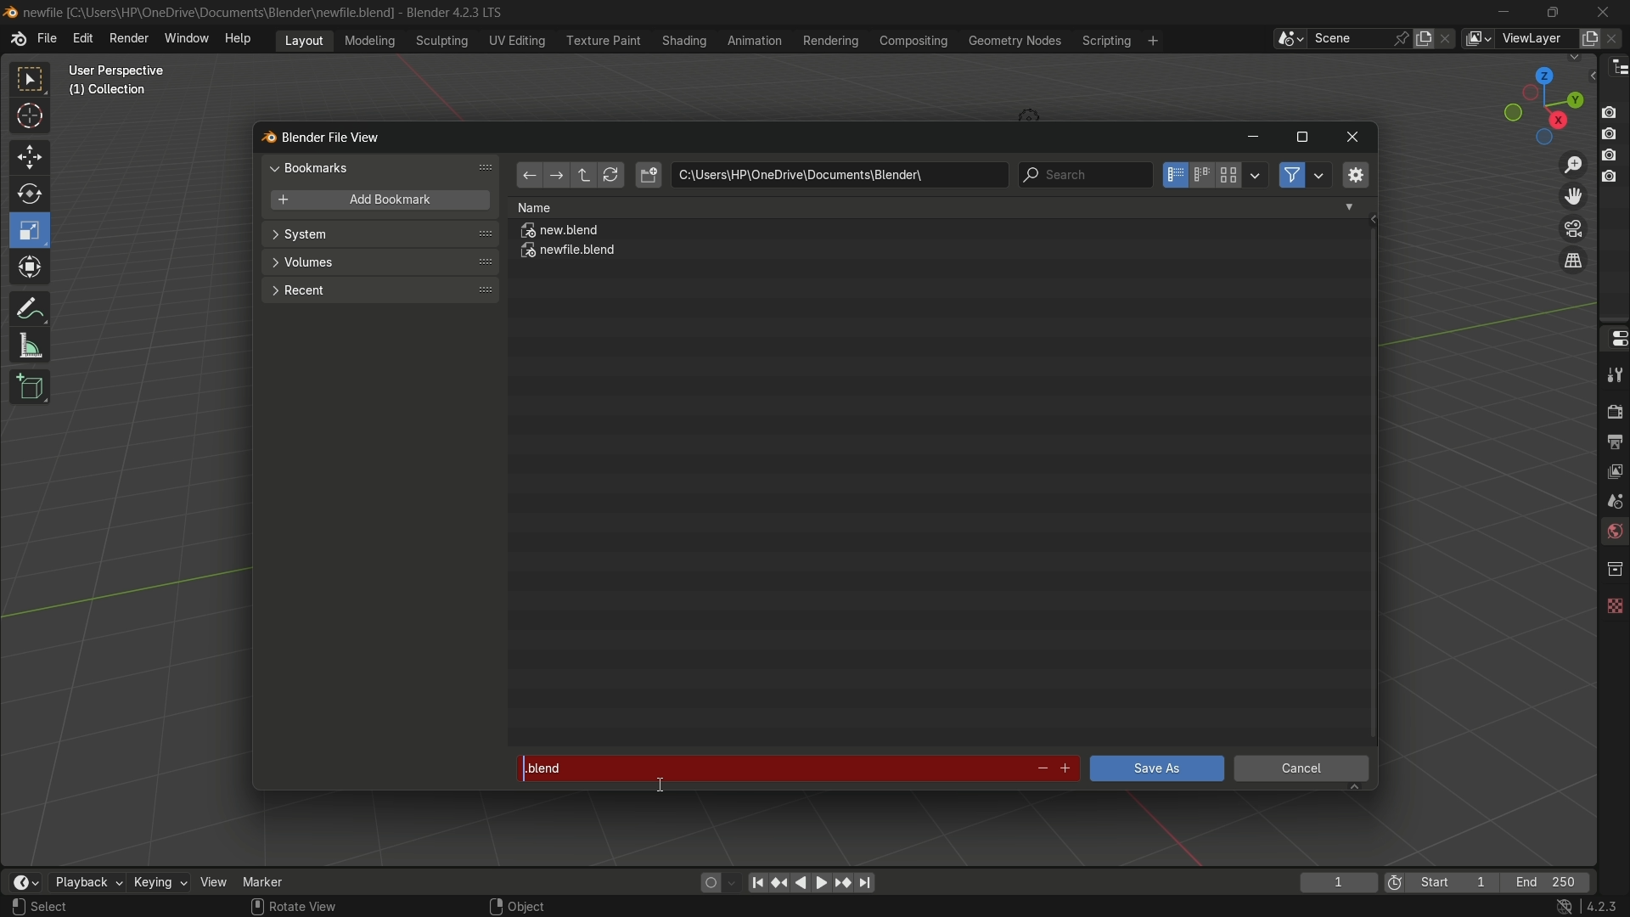 The image size is (1630, 917). What do you see at coordinates (812, 882) in the screenshot?
I see `play animation` at bounding box center [812, 882].